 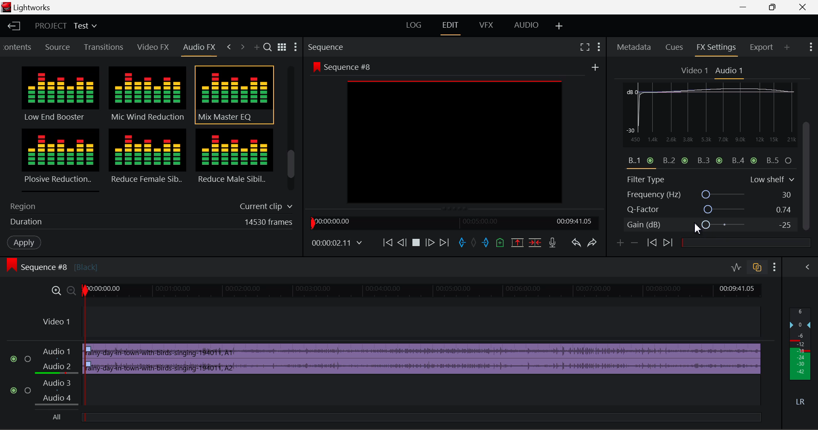 I want to click on Add Layout, so click(x=558, y=26).